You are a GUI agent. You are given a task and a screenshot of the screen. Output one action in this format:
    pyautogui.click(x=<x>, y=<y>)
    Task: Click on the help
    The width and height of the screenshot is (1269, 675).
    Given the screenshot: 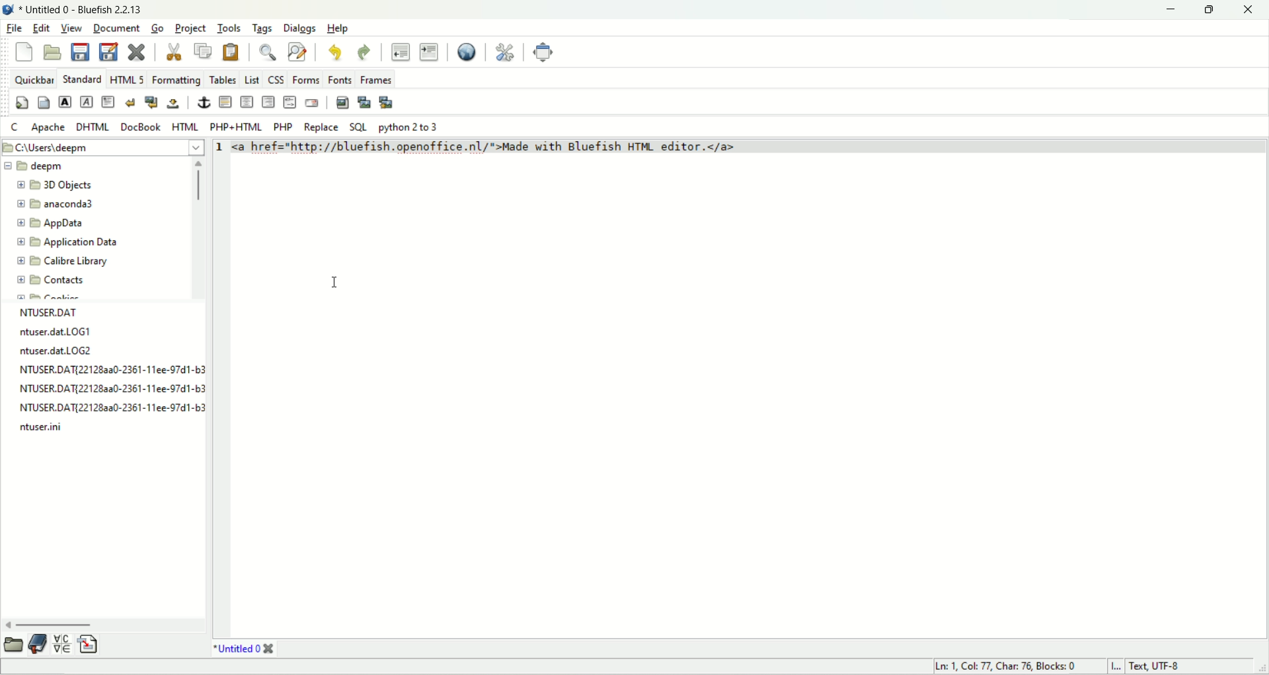 What is the action you would take?
    pyautogui.click(x=341, y=29)
    